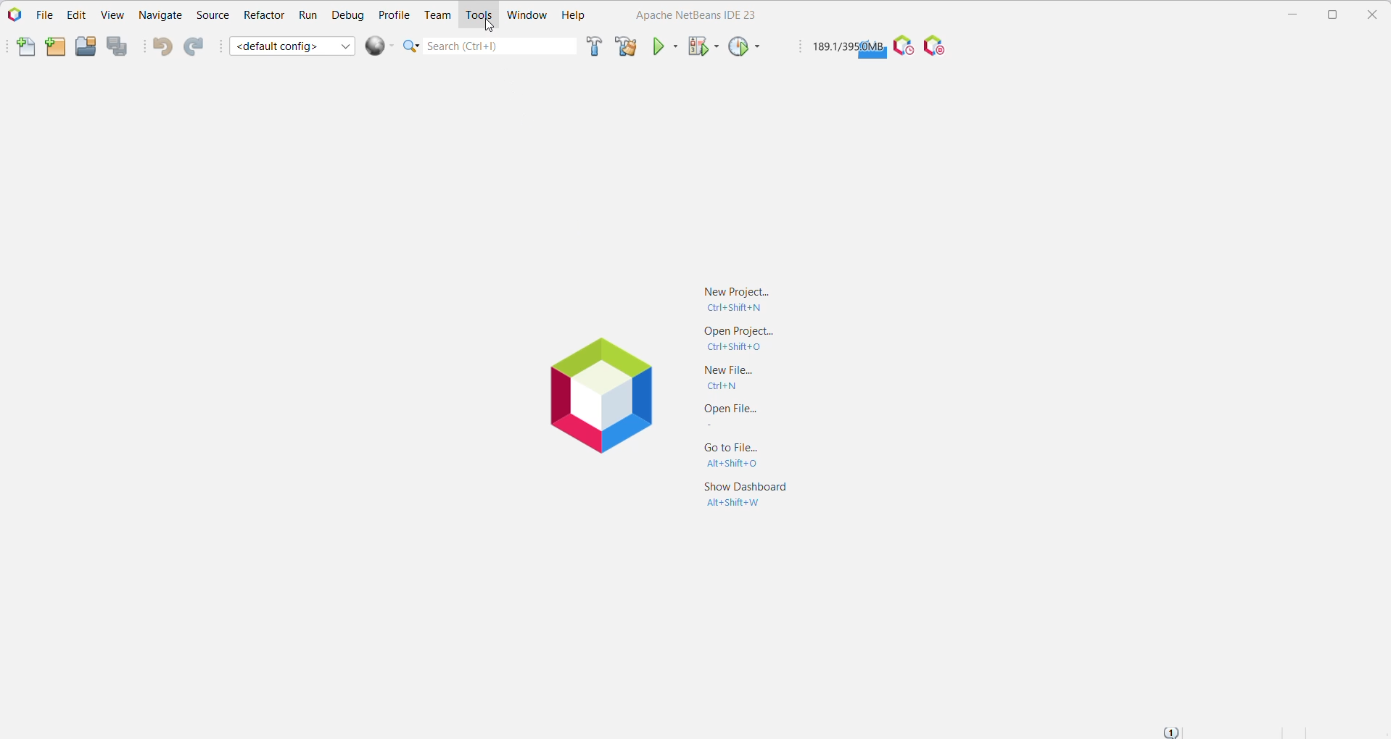 Image resolution: width=1391 pixels, height=739 pixels. What do you see at coordinates (626, 46) in the screenshot?
I see `Clean and Build Project` at bounding box center [626, 46].